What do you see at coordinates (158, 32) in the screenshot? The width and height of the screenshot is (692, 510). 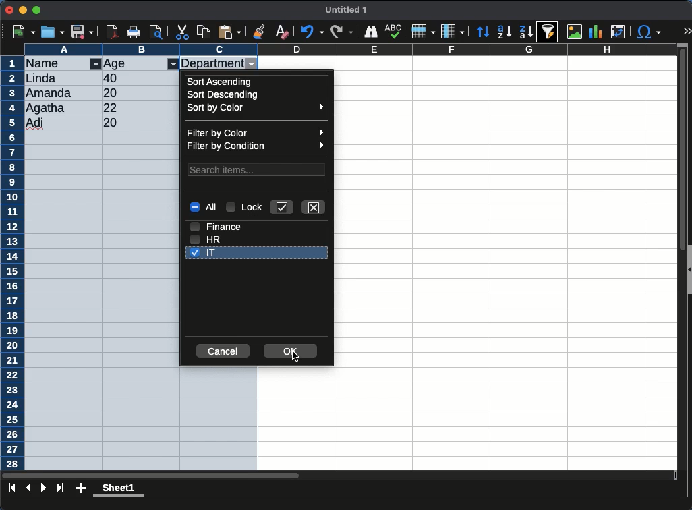 I see `page preview` at bounding box center [158, 32].